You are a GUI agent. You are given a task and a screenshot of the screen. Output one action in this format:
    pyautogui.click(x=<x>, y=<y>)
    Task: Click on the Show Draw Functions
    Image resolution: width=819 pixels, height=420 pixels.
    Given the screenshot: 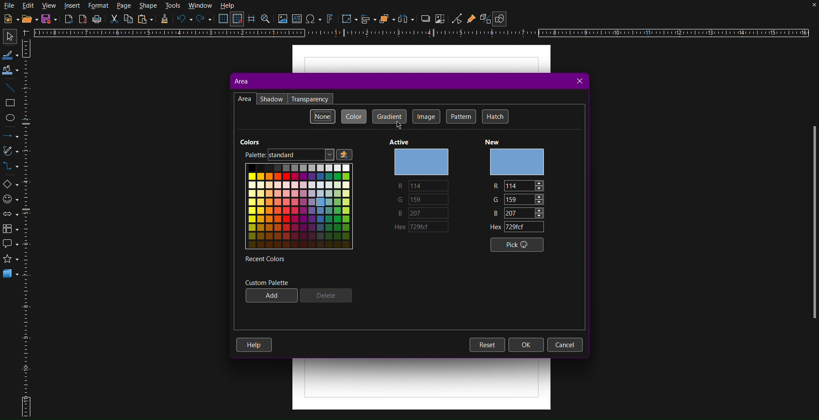 What is the action you would take?
    pyautogui.click(x=501, y=17)
    